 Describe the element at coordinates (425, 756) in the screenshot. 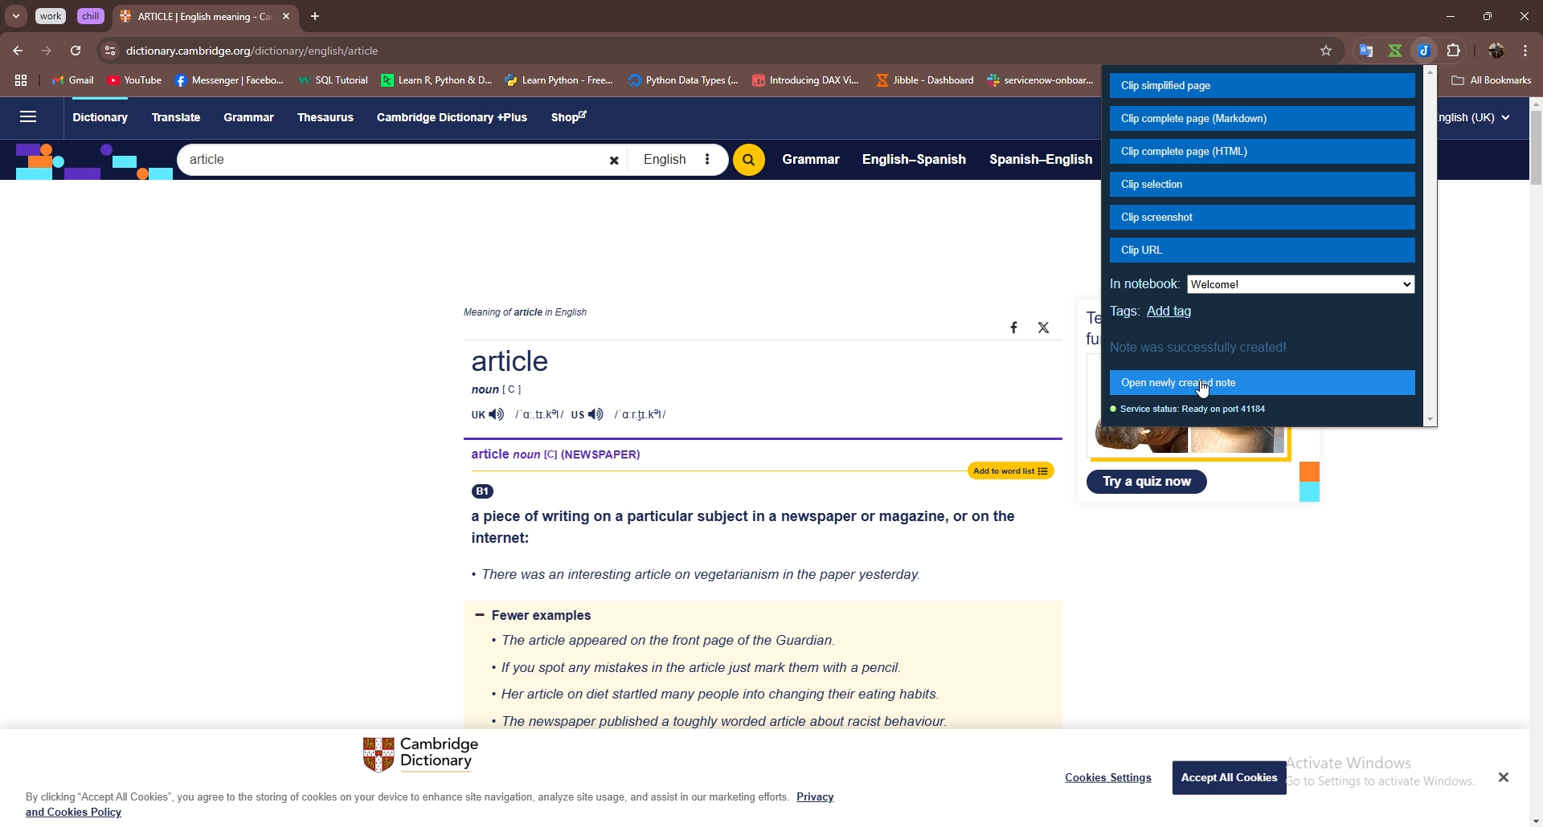

I see ` Cambridge Dictionary` at that location.